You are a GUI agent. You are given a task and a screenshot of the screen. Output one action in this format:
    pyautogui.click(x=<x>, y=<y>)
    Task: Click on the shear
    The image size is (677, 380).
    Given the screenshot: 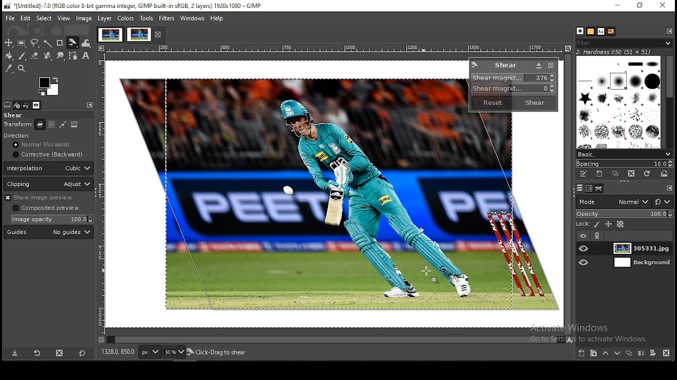 What is the action you would take?
    pyautogui.click(x=506, y=65)
    